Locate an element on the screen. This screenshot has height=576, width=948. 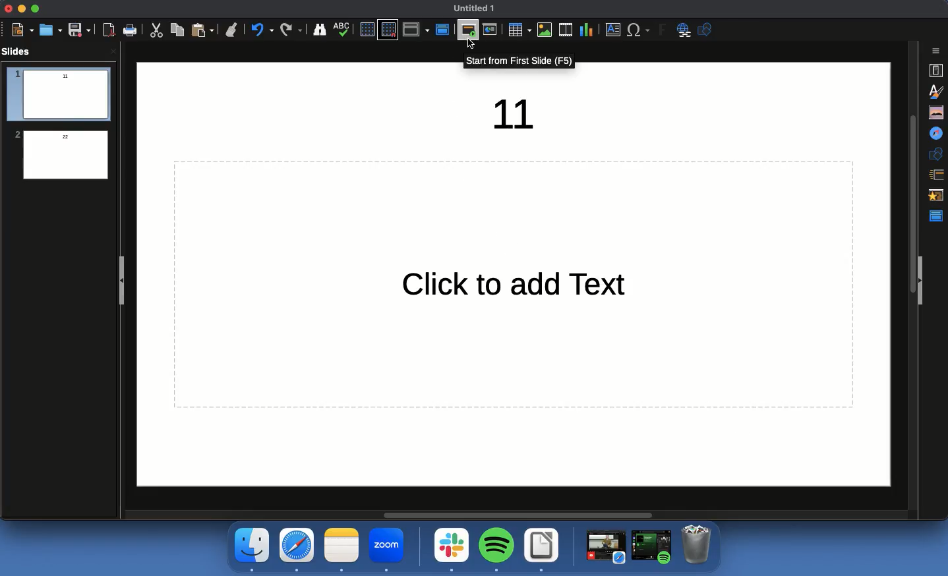
Gallery is located at coordinates (937, 113).